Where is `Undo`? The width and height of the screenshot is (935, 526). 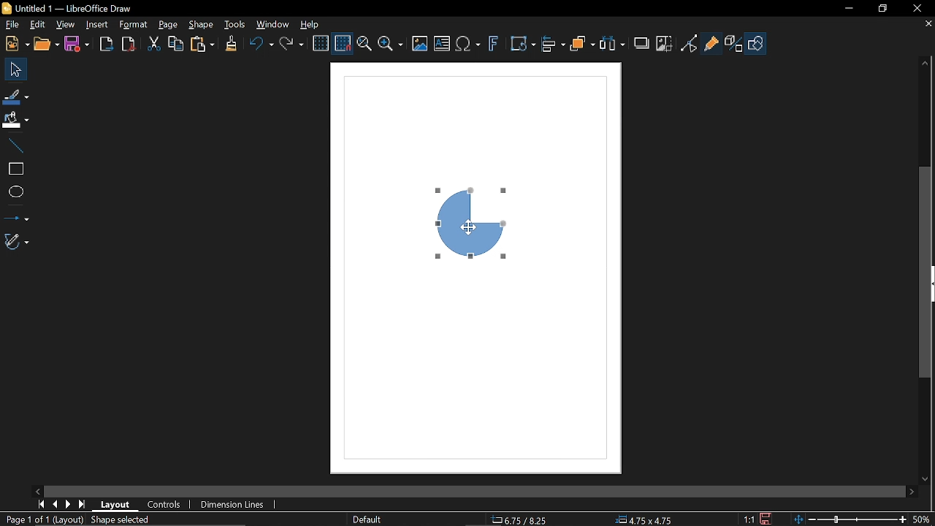
Undo is located at coordinates (259, 45).